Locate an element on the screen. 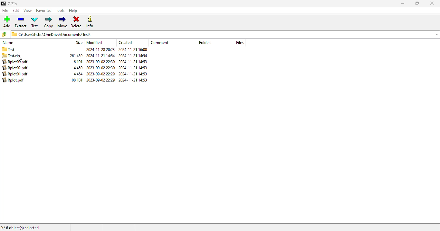 This screenshot has width=440, height=231. view is located at coordinates (27, 10).